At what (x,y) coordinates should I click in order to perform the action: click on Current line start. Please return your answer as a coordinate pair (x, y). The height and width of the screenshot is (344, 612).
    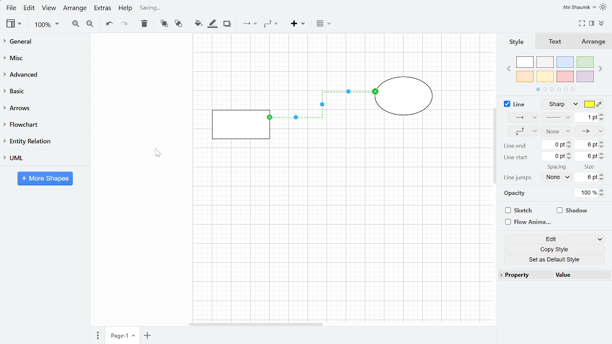
    Looking at the image, I should click on (554, 157).